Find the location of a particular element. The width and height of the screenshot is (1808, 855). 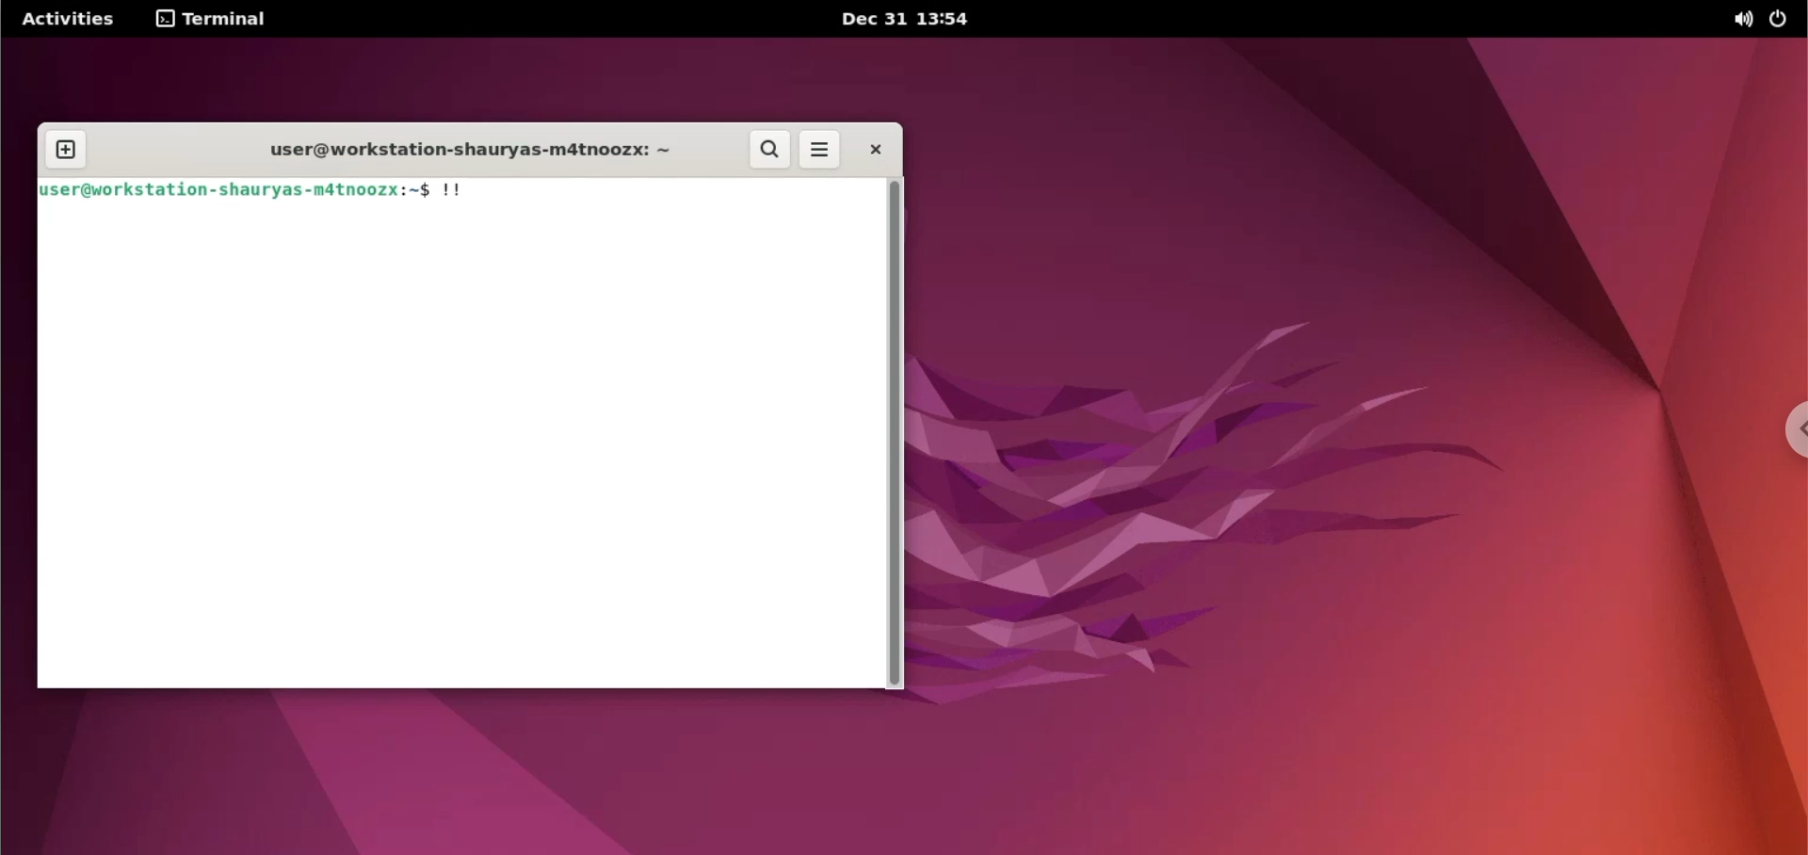

Activities is located at coordinates (67, 17).